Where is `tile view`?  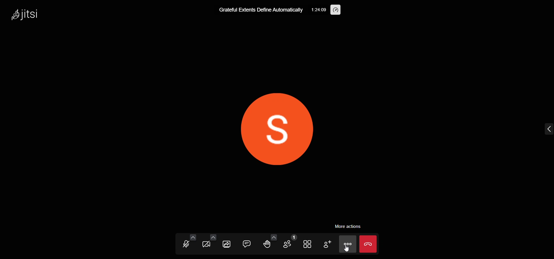 tile view is located at coordinates (308, 244).